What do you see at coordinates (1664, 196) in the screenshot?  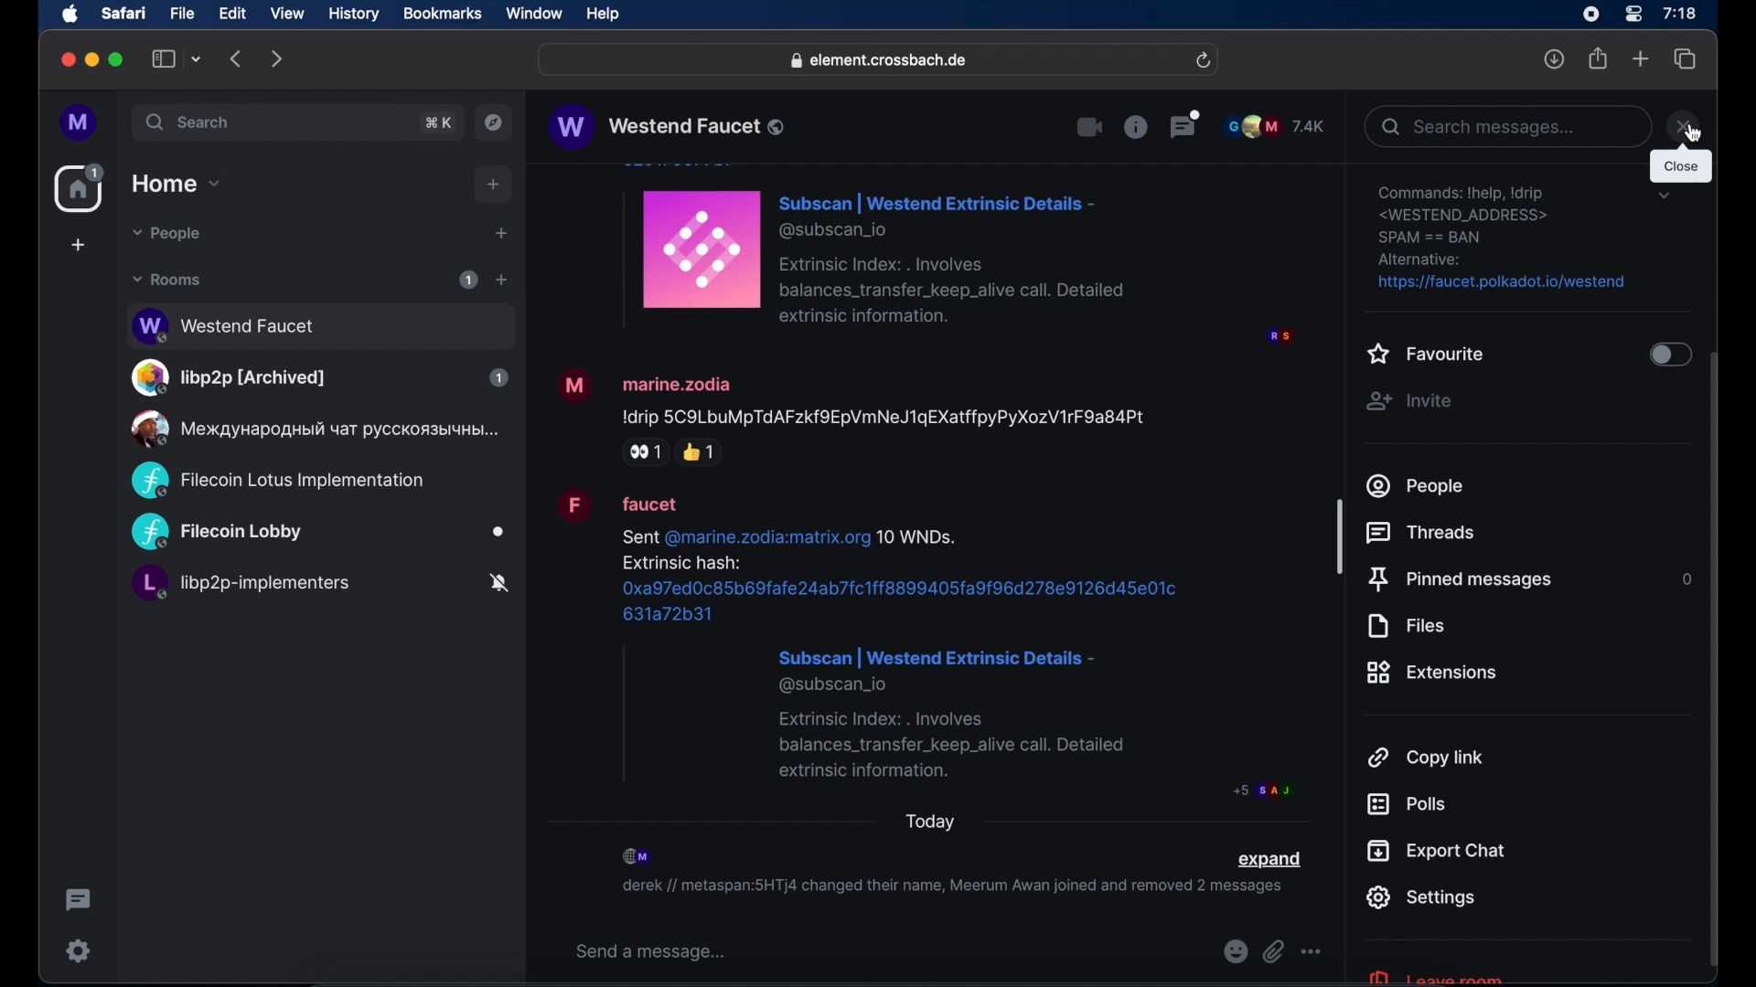 I see `dropdown` at bounding box center [1664, 196].